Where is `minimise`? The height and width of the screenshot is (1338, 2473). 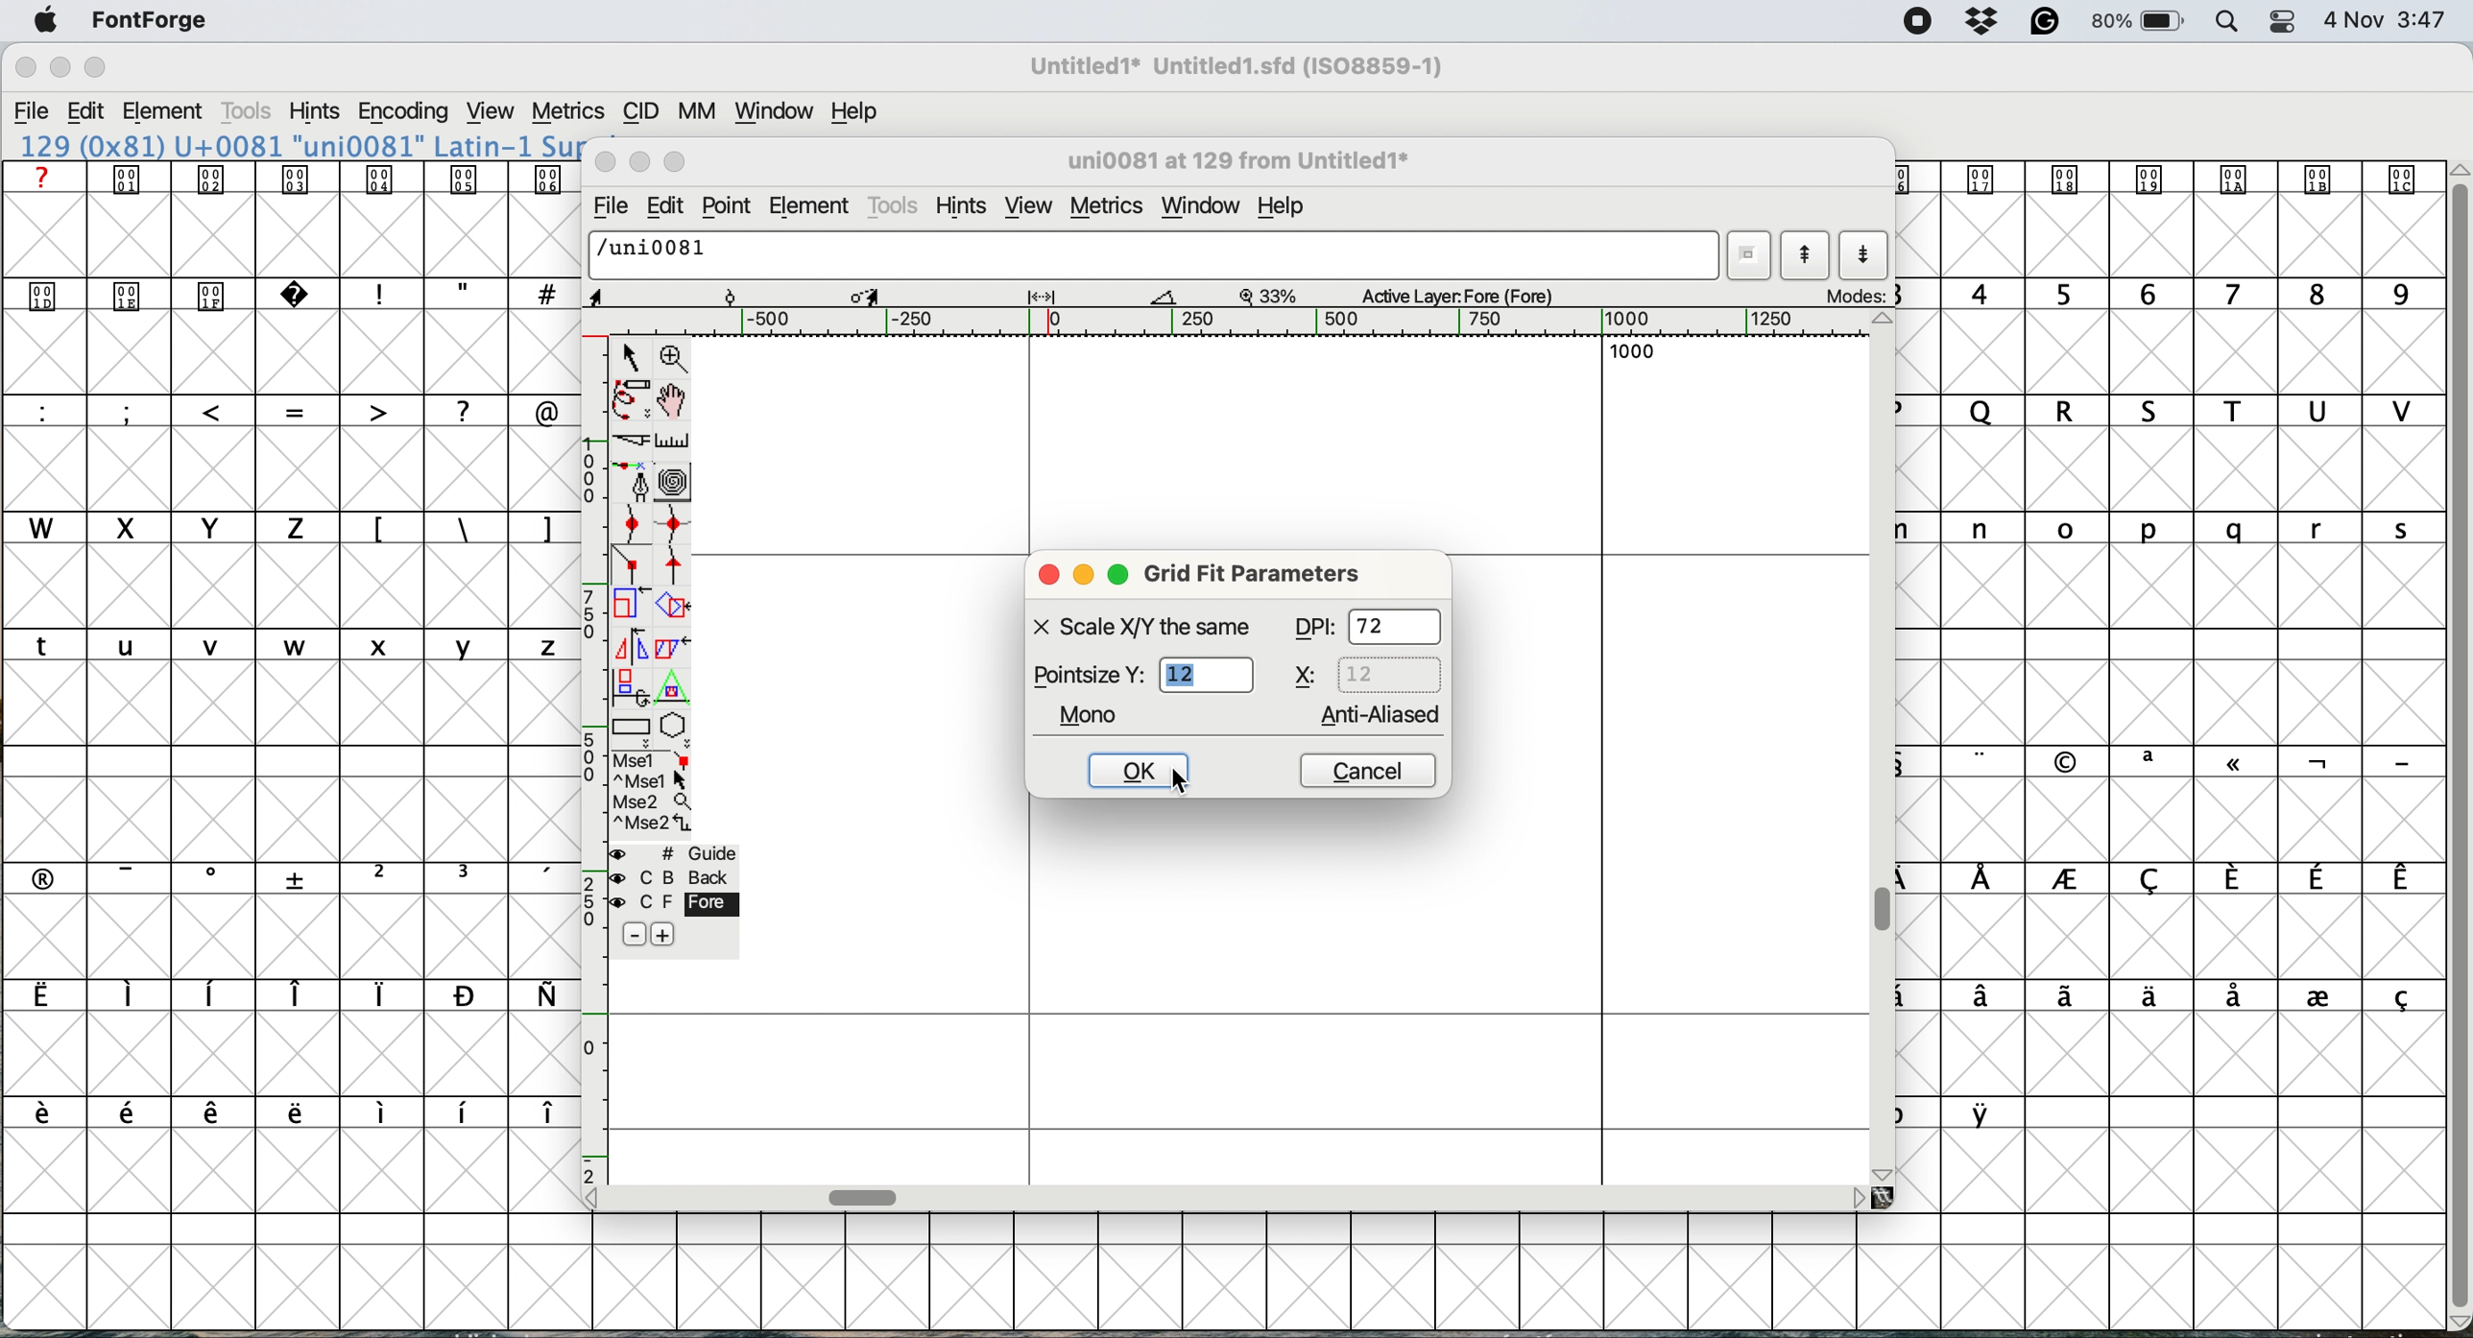 minimise is located at coordinates (1080, 573).